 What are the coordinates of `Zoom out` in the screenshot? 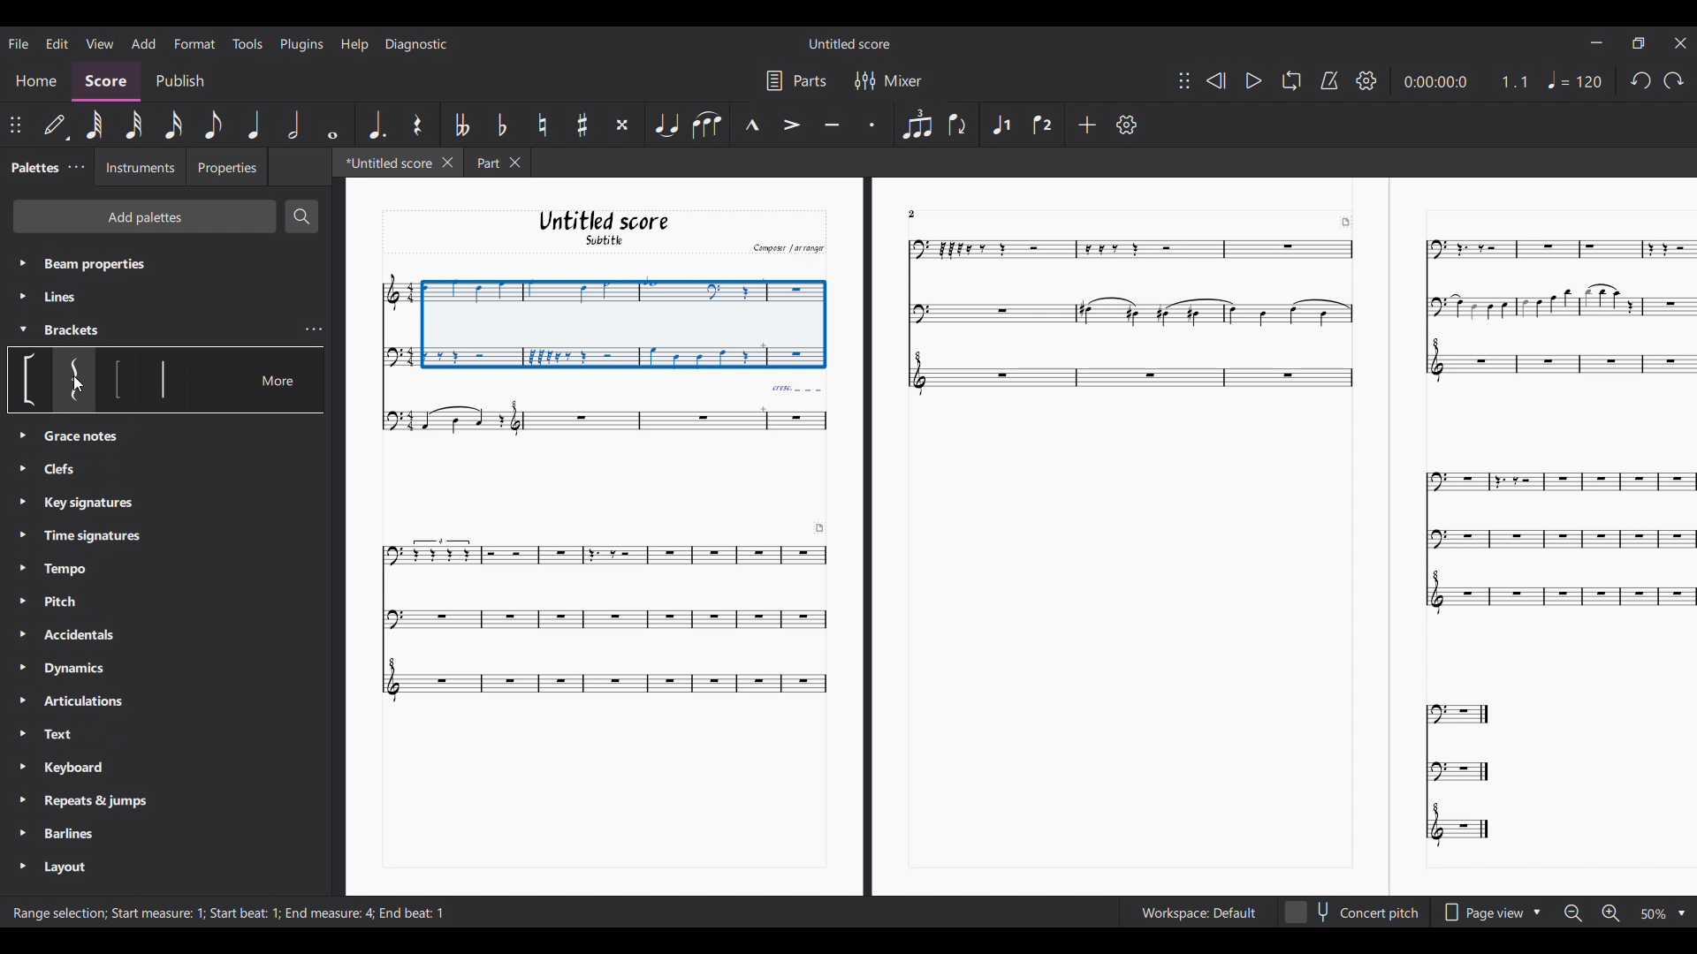 It's located at (1573, 914).